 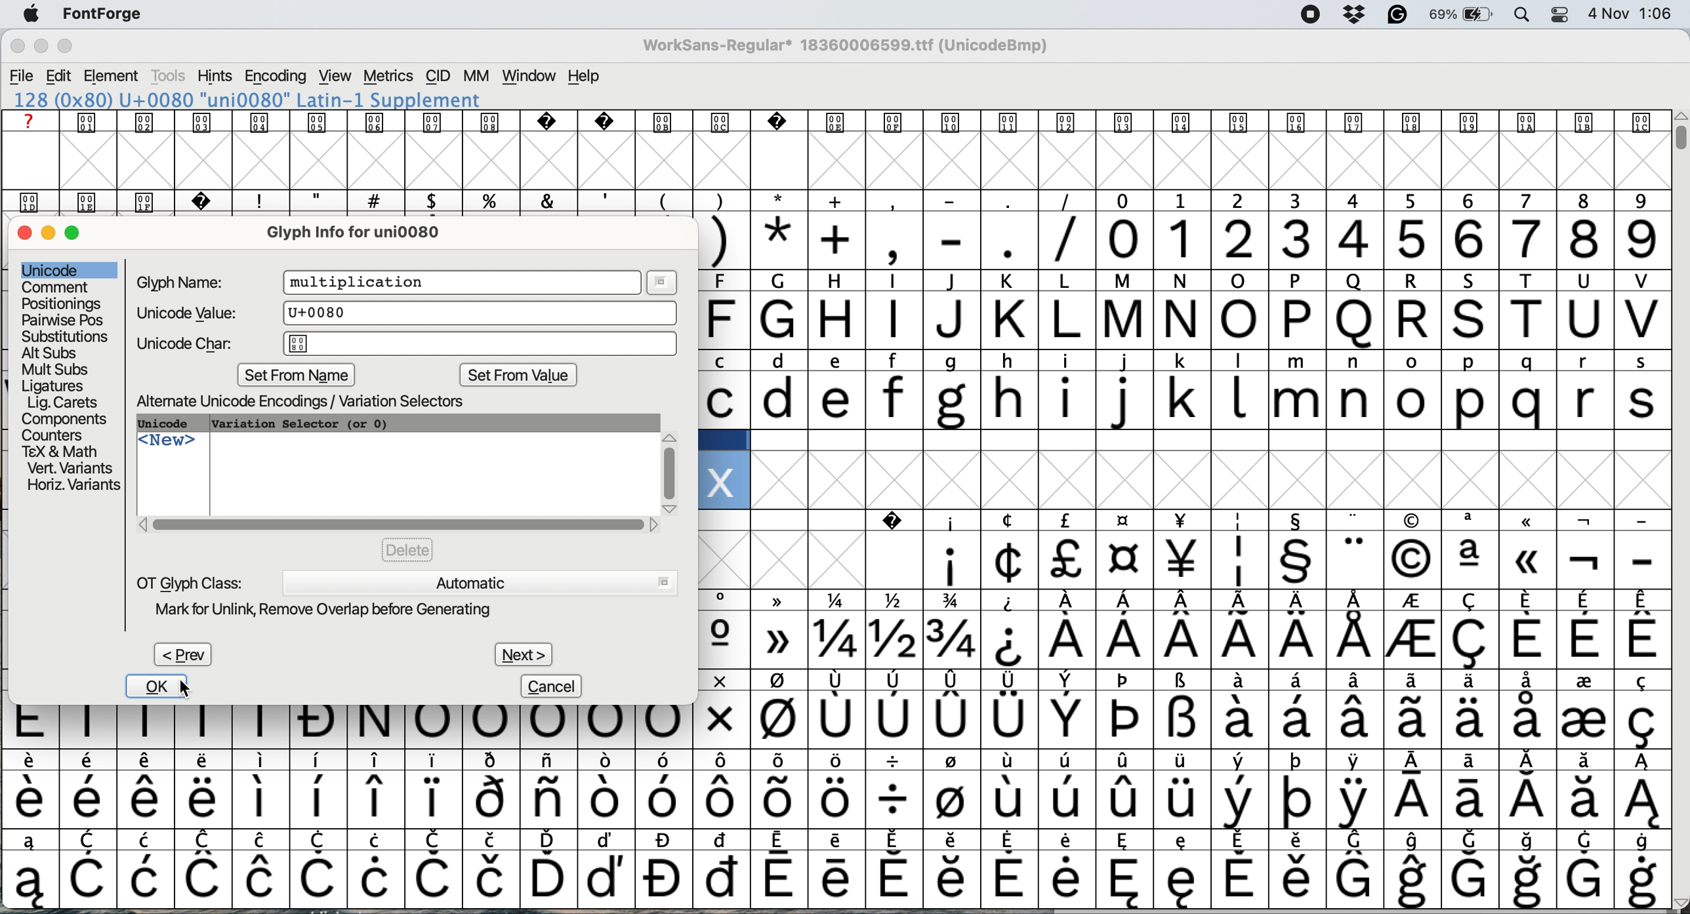 I want to click on unicode value, so click(x=402, y=313).